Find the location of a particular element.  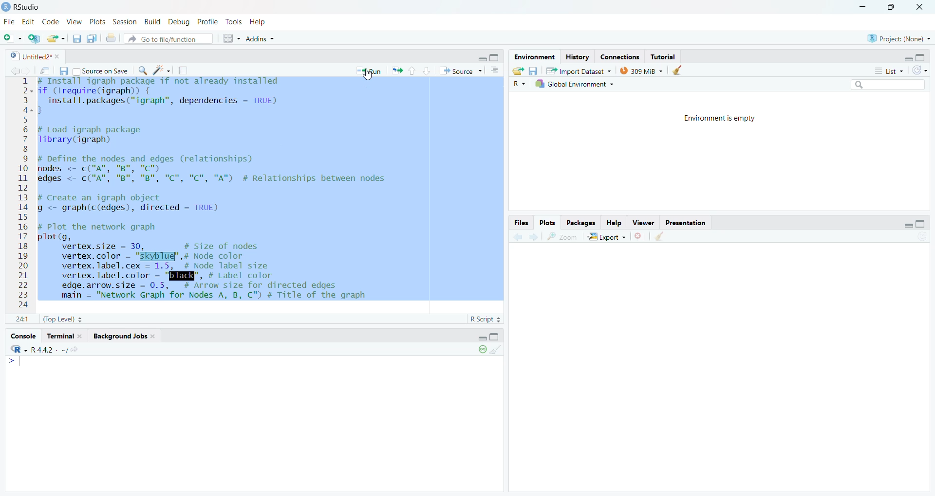

) RStudio is located at coordinates (23, 7).